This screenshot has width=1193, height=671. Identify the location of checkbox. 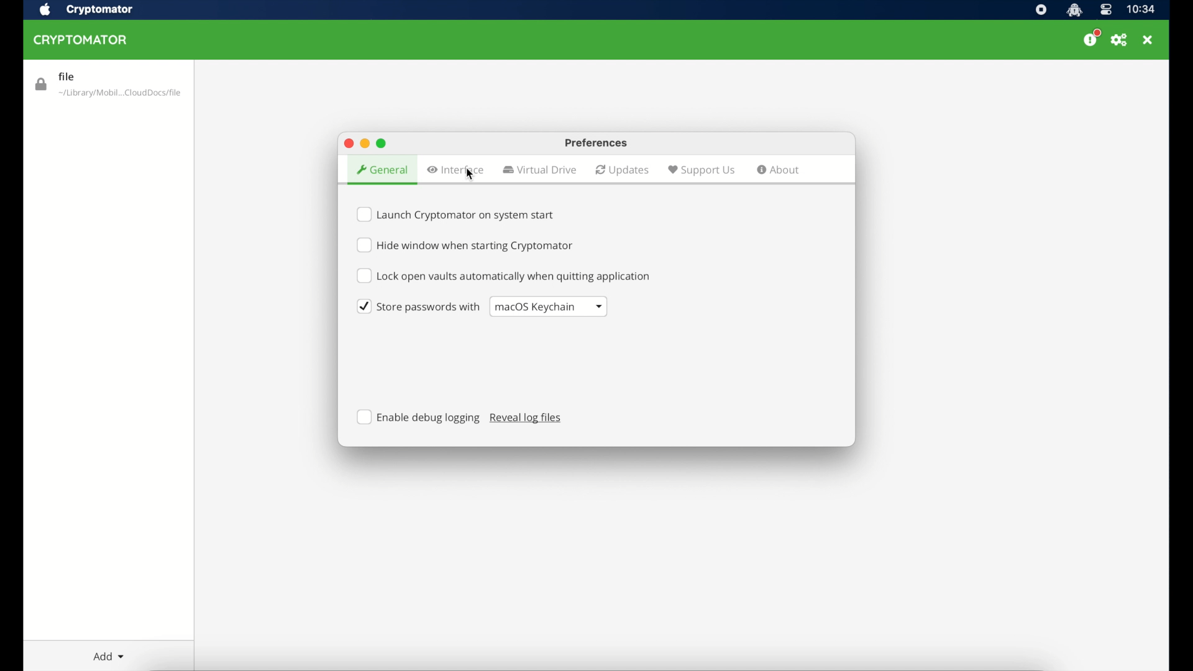
(501, 276).